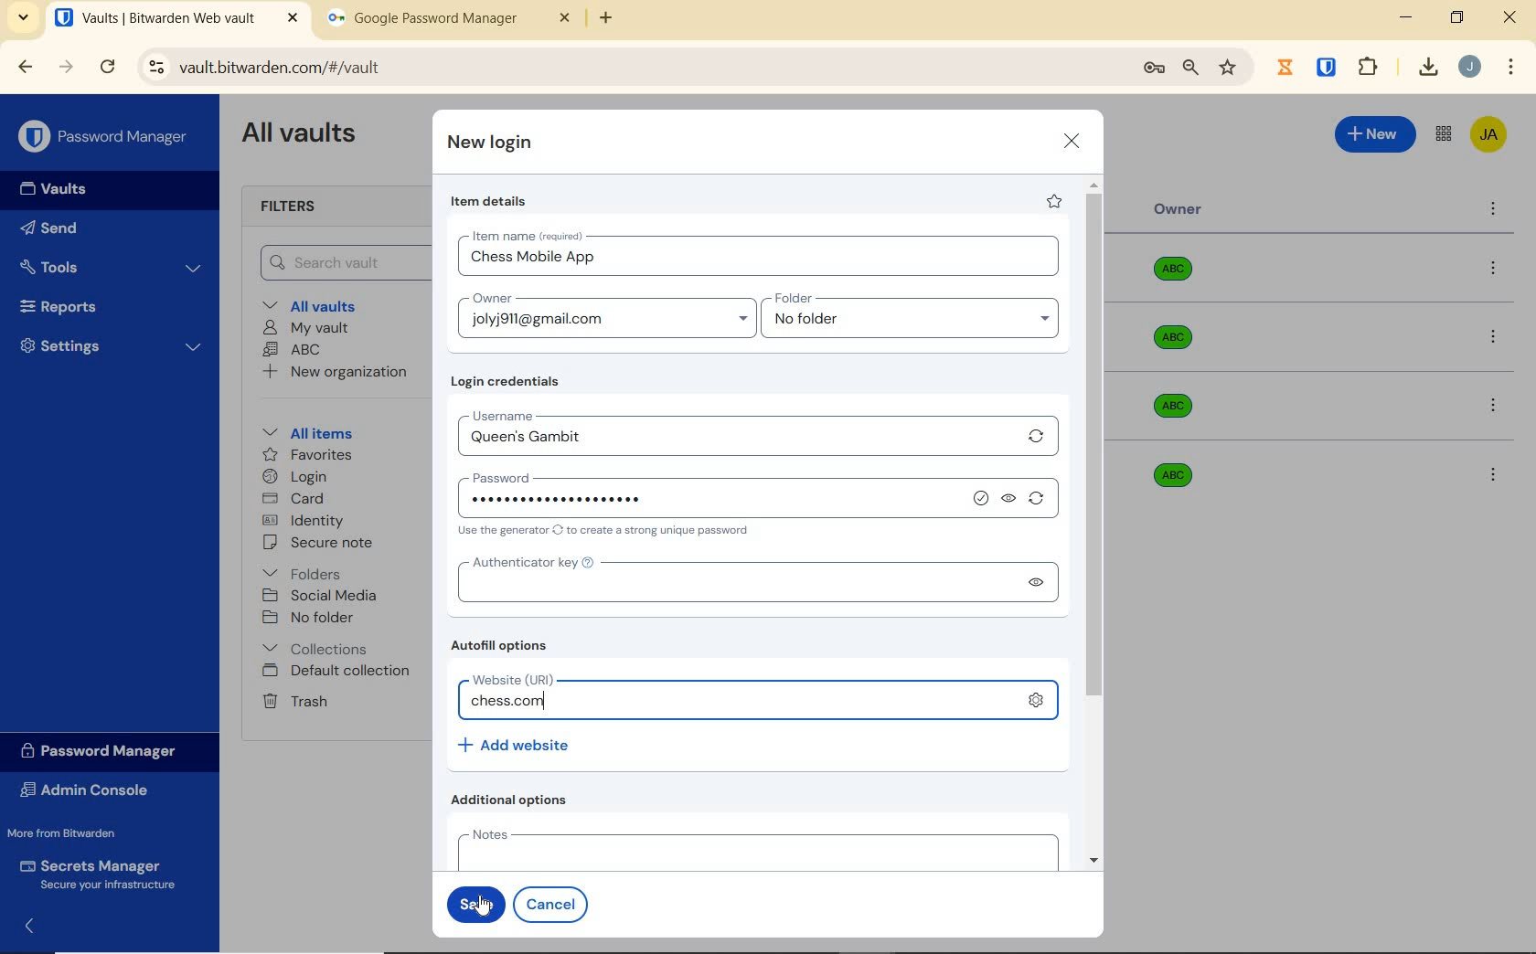  I want to click on close, so click(1511, 17).